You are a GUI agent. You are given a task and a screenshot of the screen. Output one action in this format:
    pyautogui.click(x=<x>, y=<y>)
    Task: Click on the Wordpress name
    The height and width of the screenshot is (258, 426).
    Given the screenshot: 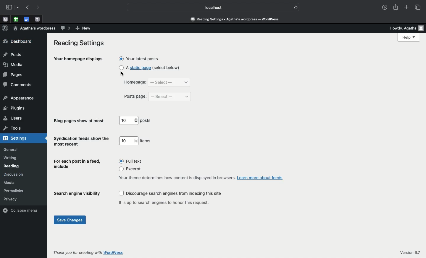 What is the action you would take?
    pyautogui.click(x=35, y=28)
    